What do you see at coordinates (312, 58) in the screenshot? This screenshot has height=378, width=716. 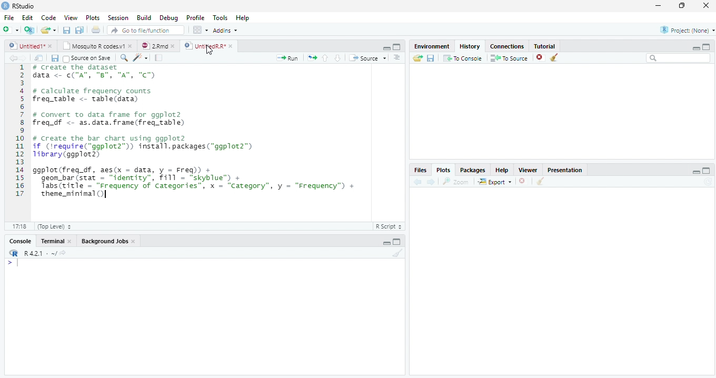 I see `Pages` at bounding box center [312, 58].